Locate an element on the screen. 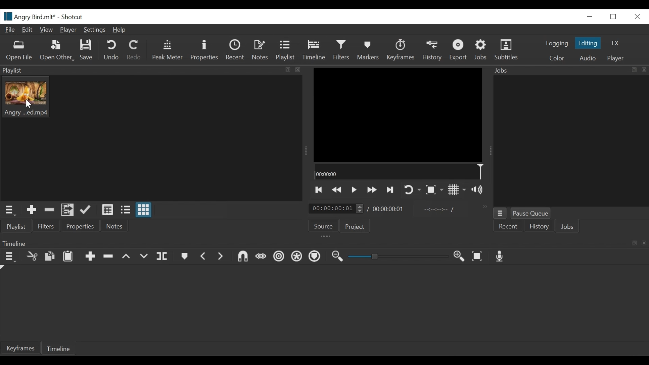 The image size is (649, 365). cursor is located at coordinates (30, 103).